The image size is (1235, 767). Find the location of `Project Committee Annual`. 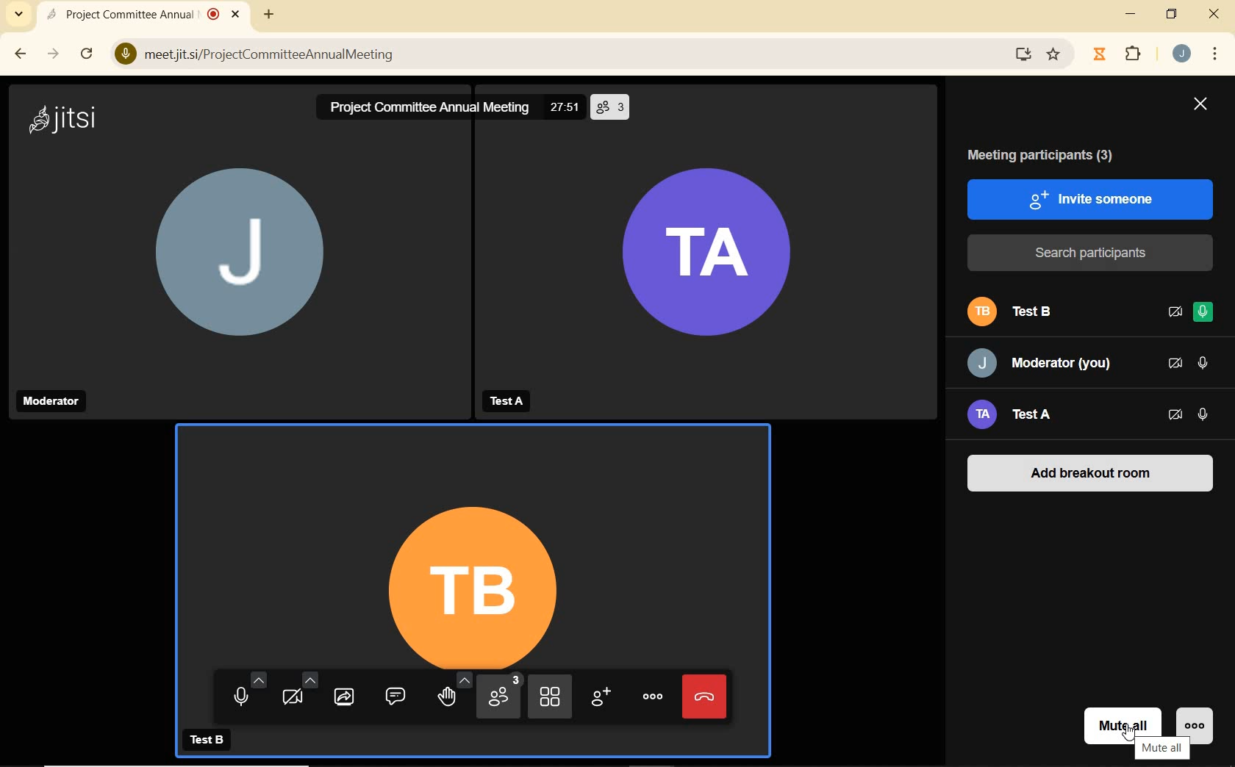

Project Committee Annual is located at coordinates (120, 13).